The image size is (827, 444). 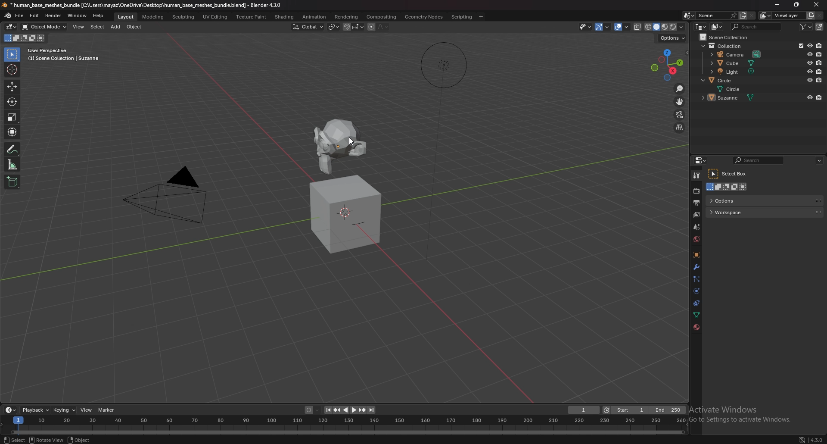 What do you see at coordinates (697, 203) in the screenshot?
I see `output` at bounding box center [697, 203].